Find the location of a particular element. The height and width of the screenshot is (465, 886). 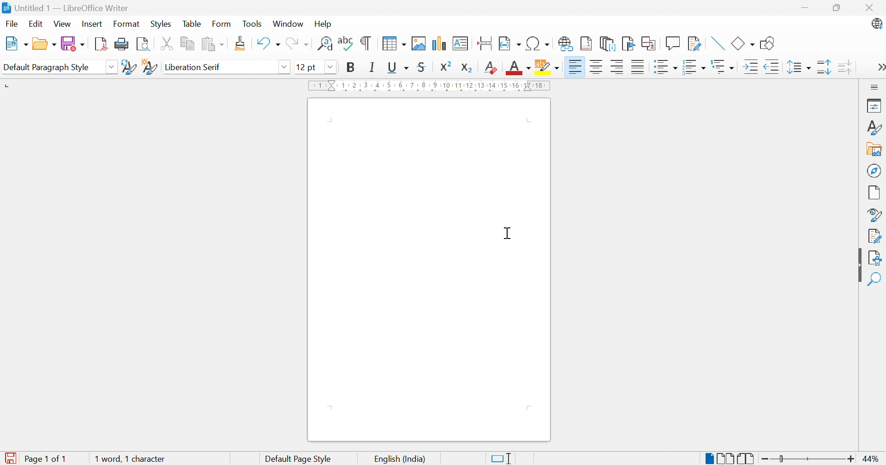

Clear direct formatting is located at coordinates (491, 69).